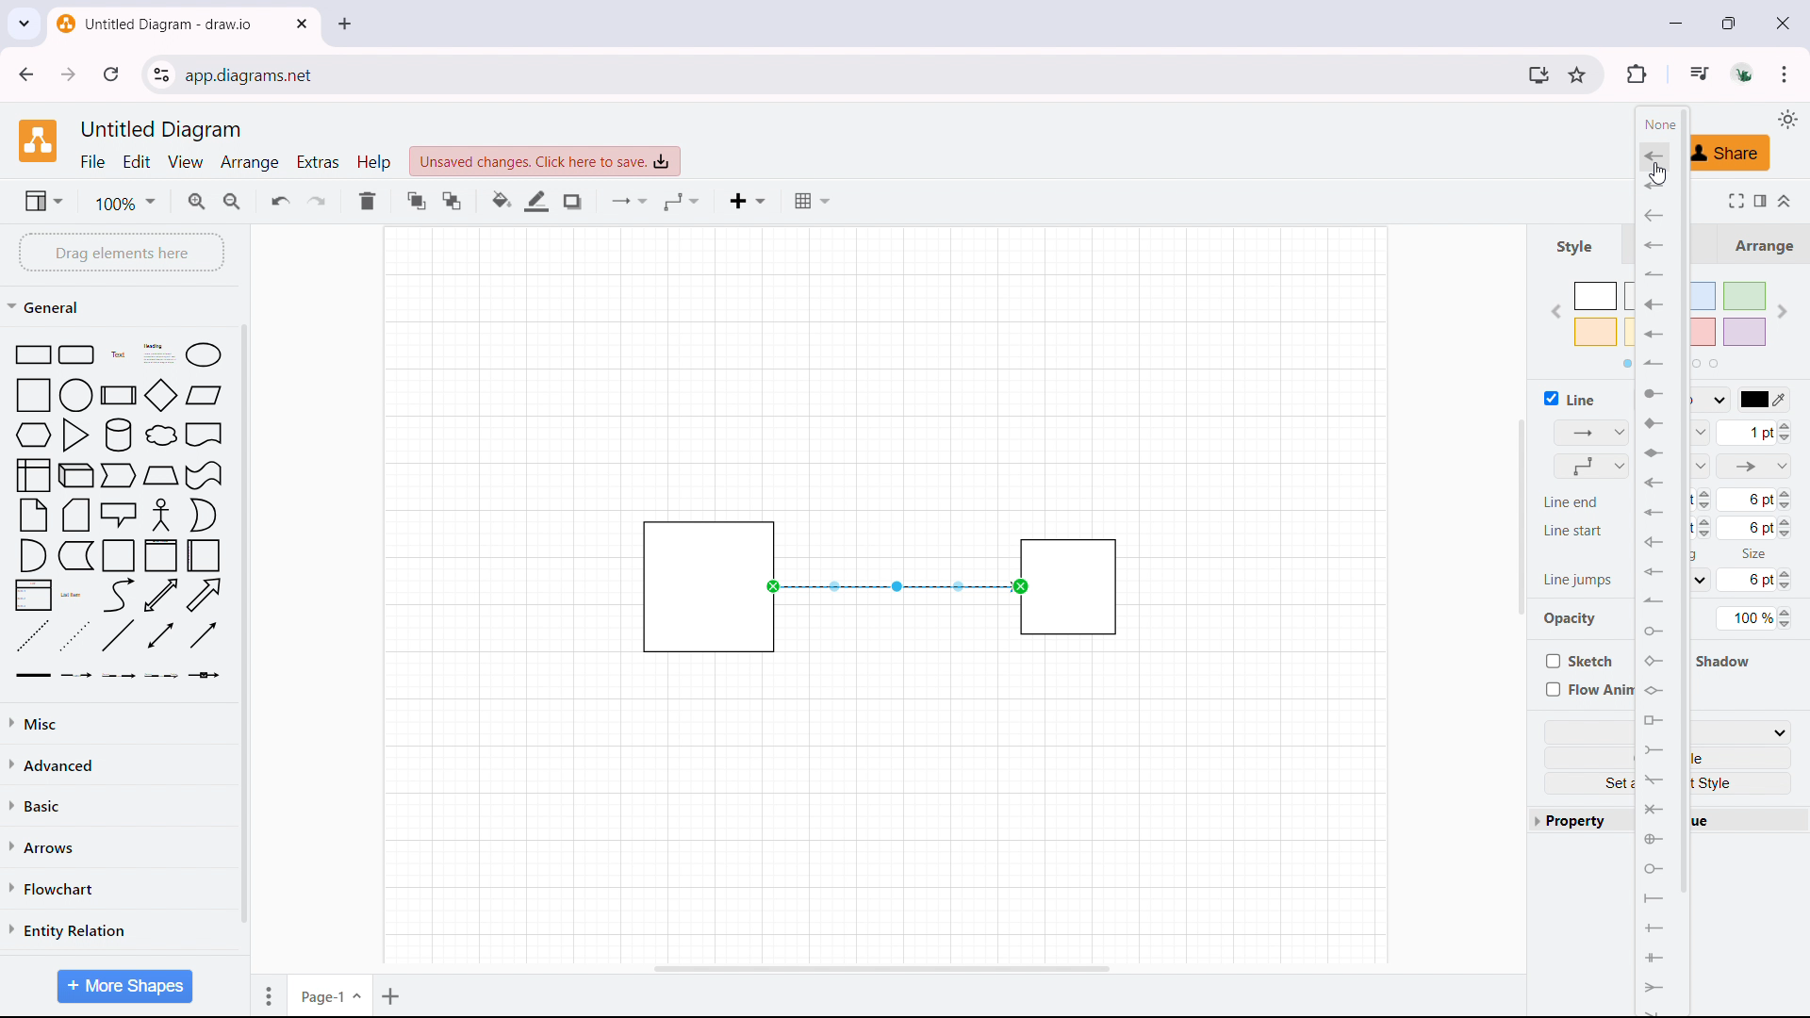  I want to click on share, so click(1722, 154).